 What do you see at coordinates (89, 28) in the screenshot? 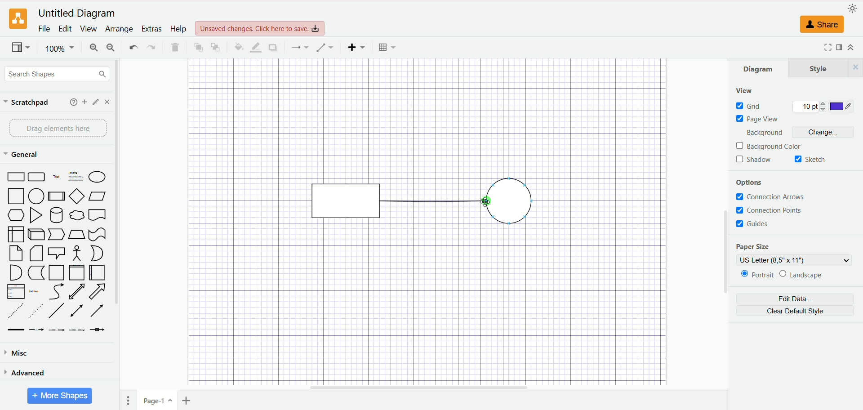
I see `view` at bounding box center [89, 28].